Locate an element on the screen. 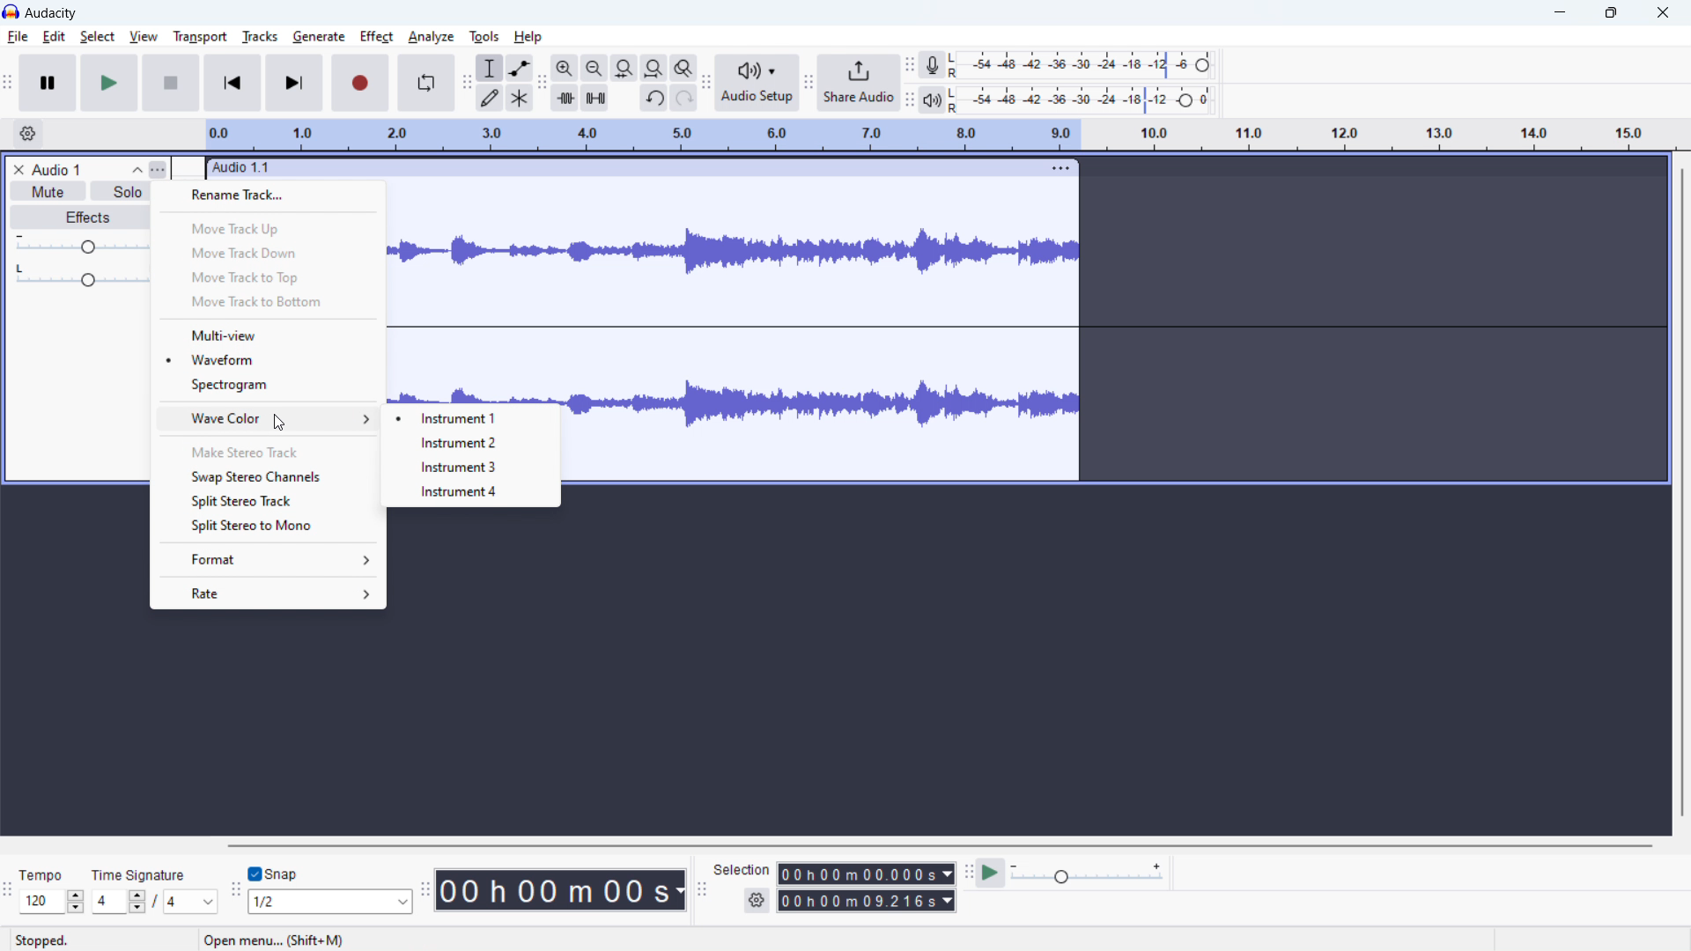 This screenshot has height=951, width=1691. horizontal scrollbar is located at coordinates (937, 845).